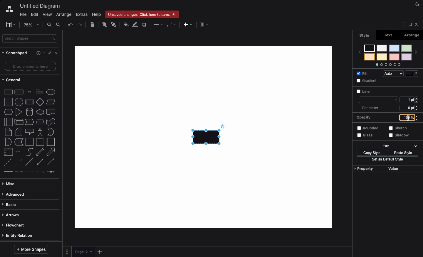 This screenshot has width=423, height=257. Describe the element at coordinates (16, 194) in the screenshot. I see `Advanced` at that location.